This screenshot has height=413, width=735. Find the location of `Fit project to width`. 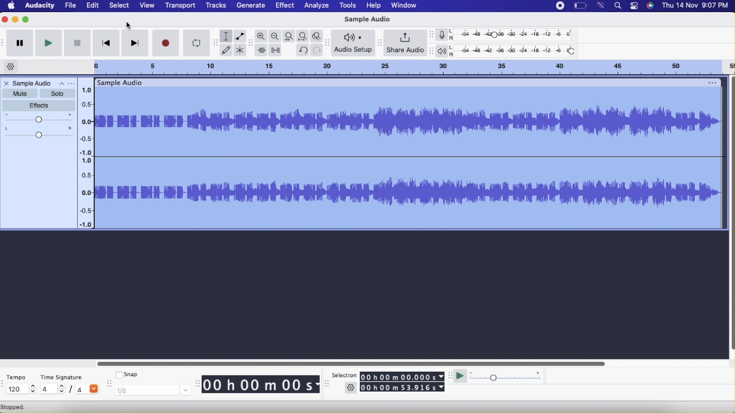

Fit project to width is located at coordinates (303, 36).